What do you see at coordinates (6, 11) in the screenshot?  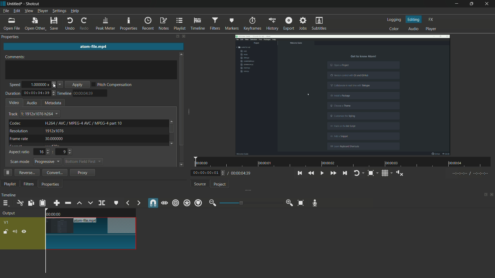 I see `file menu` at bounding box center [6, 11].